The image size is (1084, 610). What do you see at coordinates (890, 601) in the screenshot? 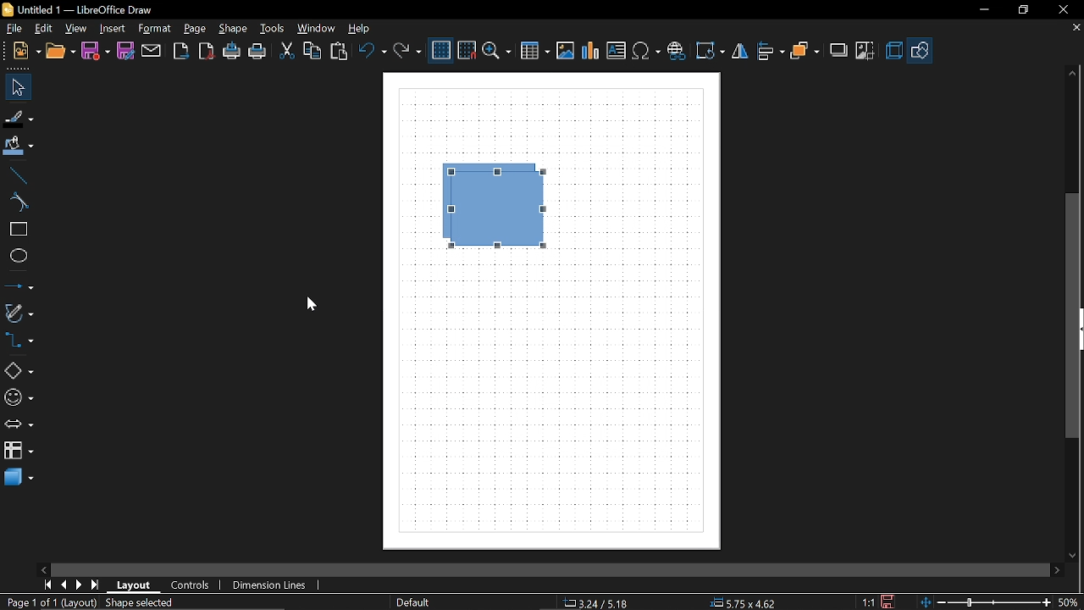
I see `Save` at bounding box center [890, 601].